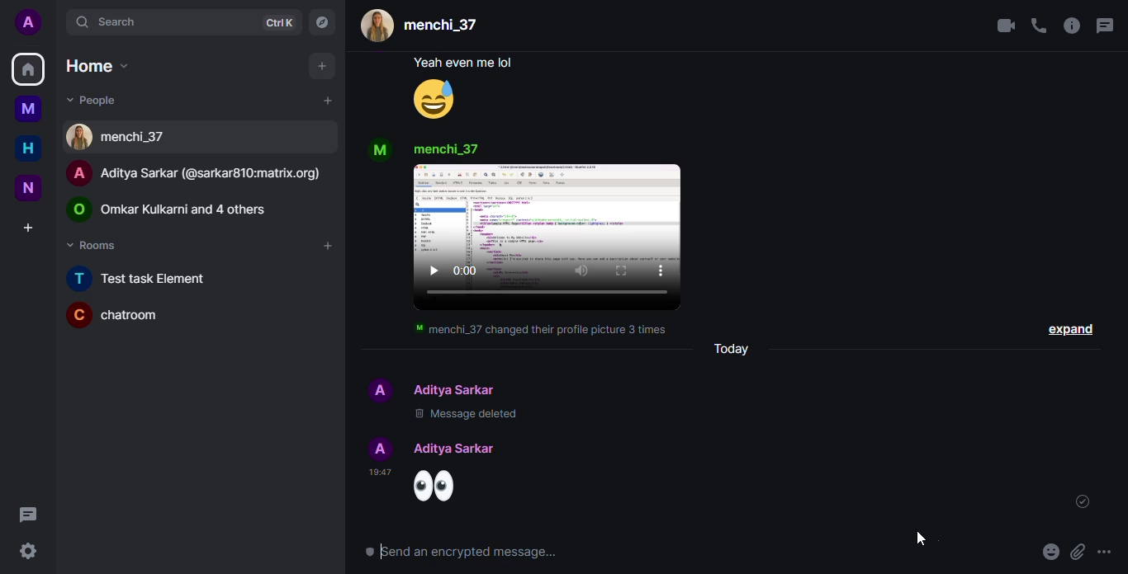 The width and height of the screenshot is (1128, 574). Describe the element at coordinates (28, 22) in the screenshot. I see `profile` at that location.